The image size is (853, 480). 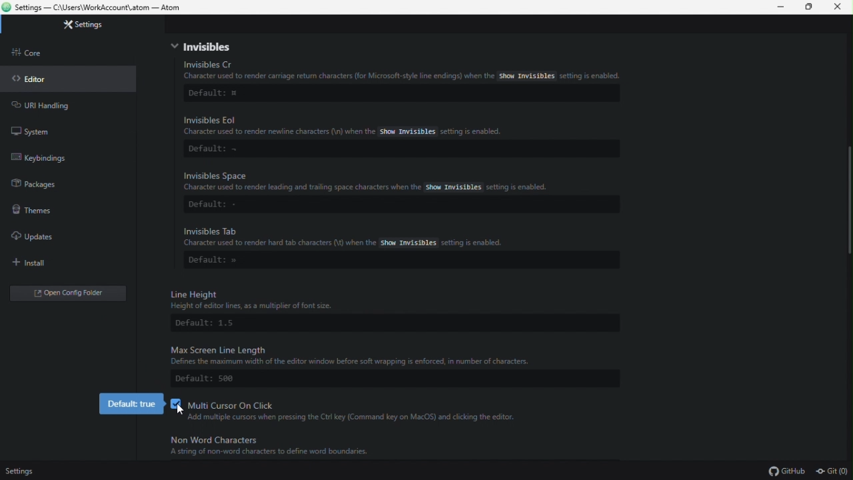 I want to click on Close, so click(x=841, y=10).